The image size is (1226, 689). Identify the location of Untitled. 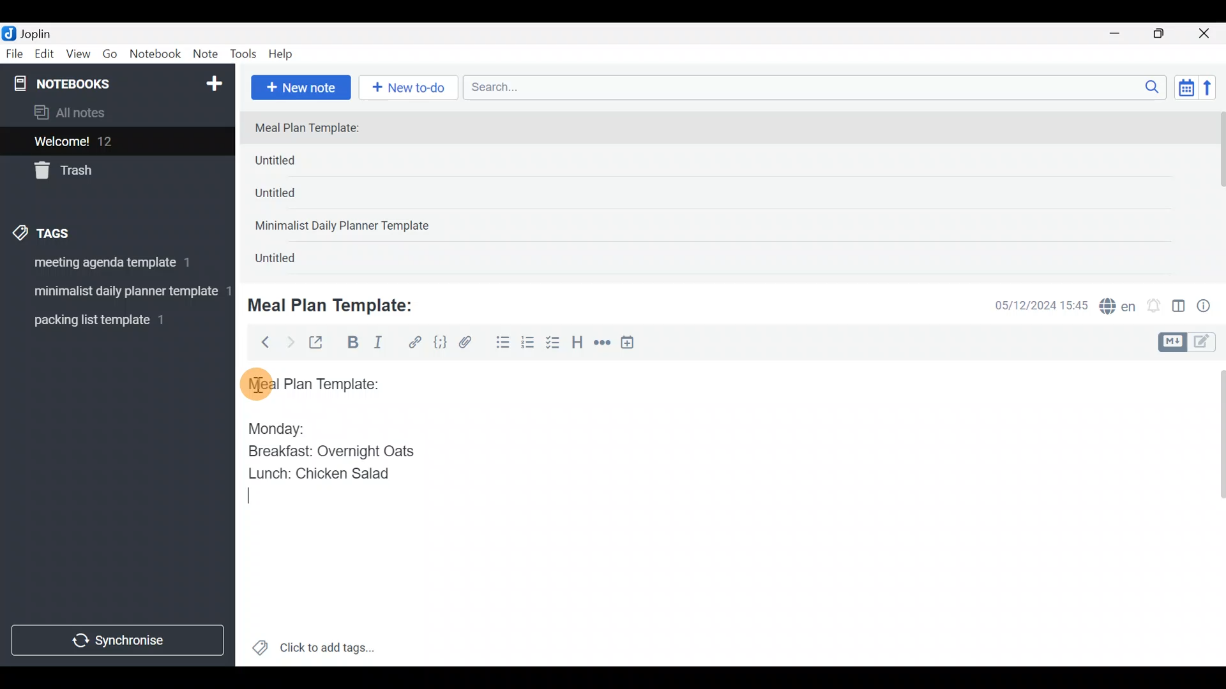
(296, 163).